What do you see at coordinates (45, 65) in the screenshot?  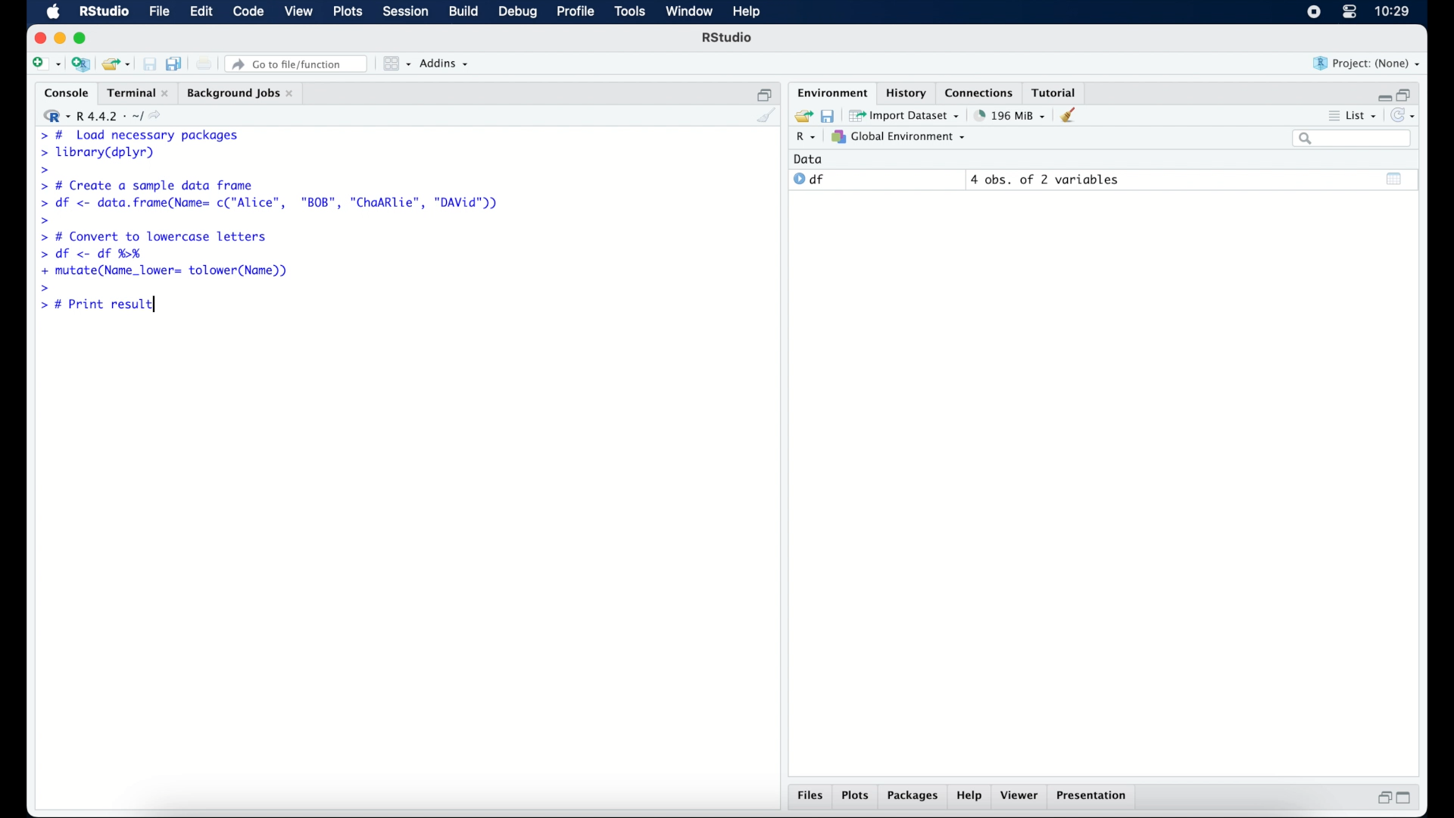 I see `create new file` at bounding box center [45, 65].